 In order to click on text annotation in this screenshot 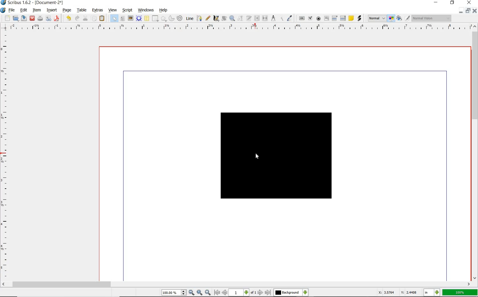, I will do `click(351, 18)`.